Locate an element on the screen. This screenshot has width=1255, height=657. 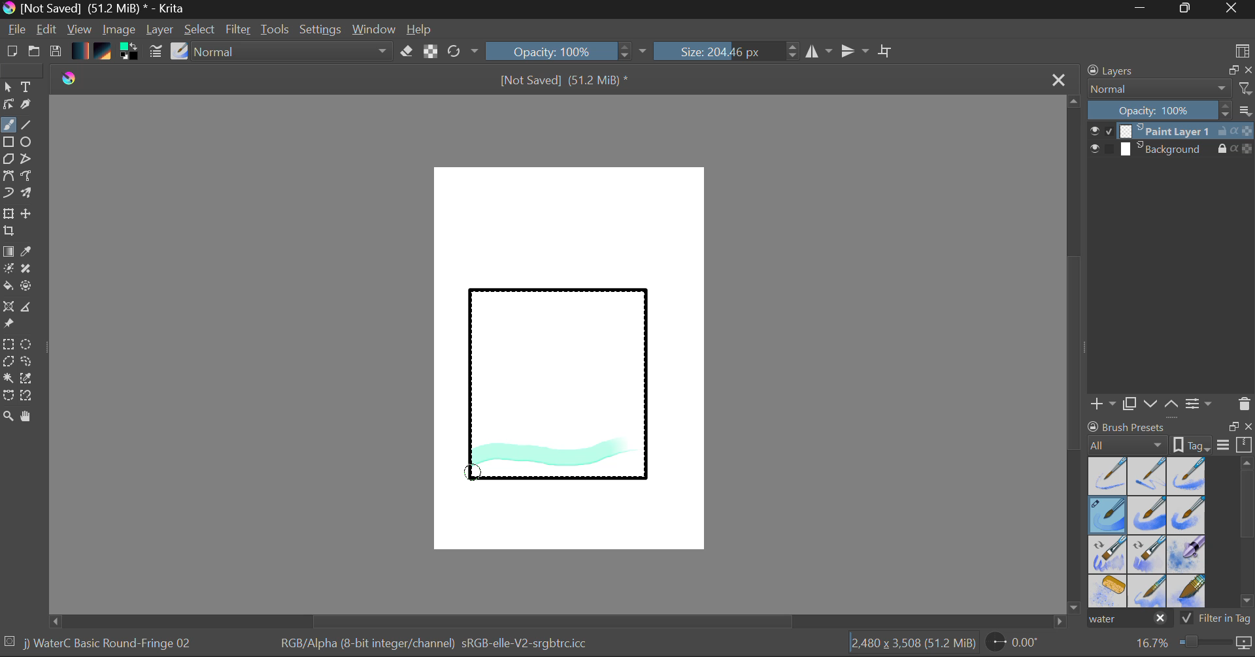
Zoom is located at coordinates (8, 417).